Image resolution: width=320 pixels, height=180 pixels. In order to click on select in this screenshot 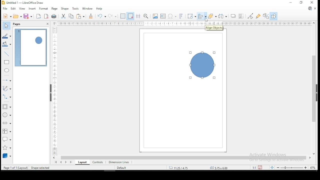, I will do `click(6, 25)`.